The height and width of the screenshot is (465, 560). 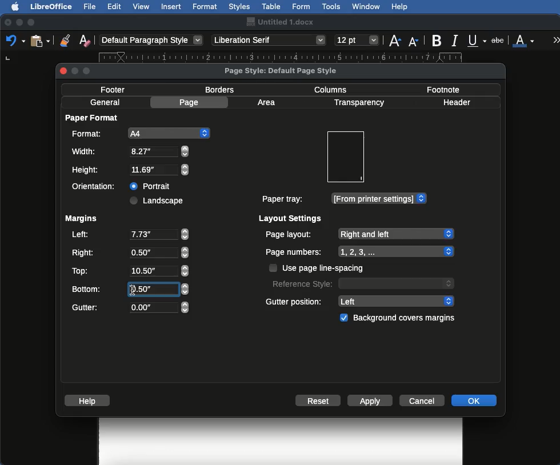 I want to click on Maximize, so click(x=32, y=22).